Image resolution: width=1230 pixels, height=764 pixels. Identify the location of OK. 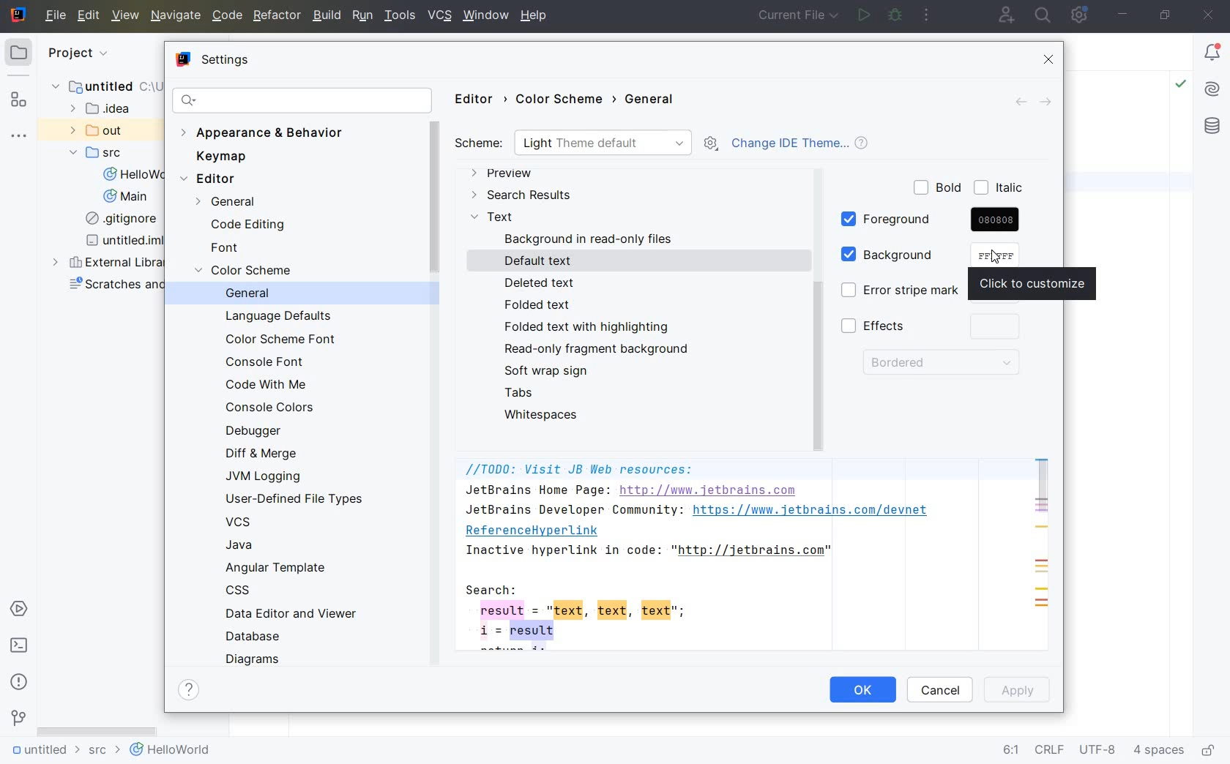
(862, 692).